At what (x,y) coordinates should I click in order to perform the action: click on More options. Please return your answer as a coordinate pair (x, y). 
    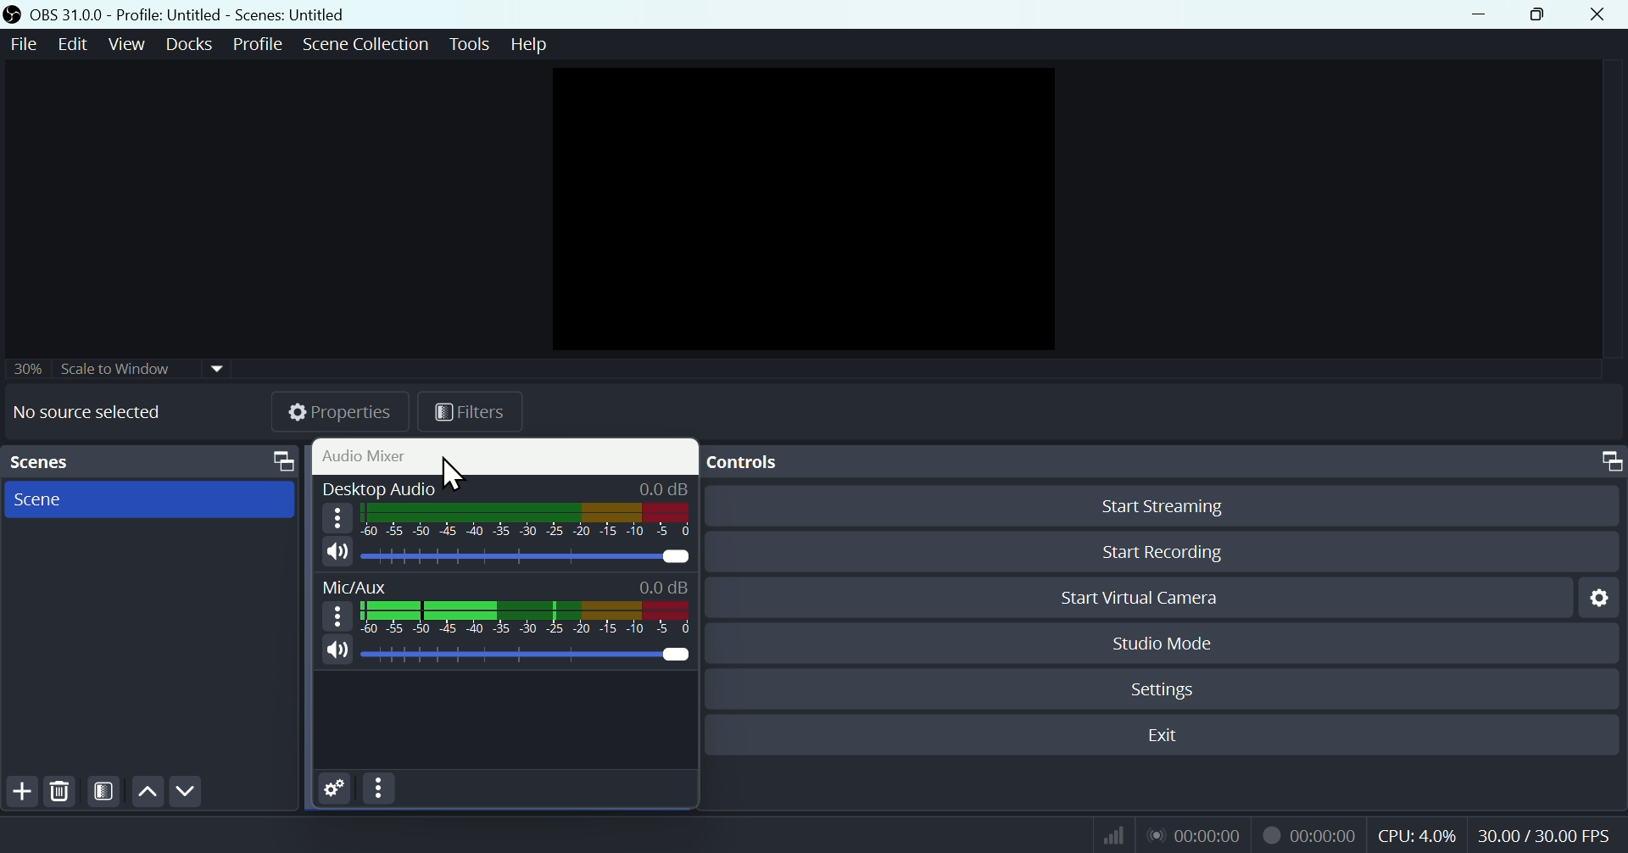
    Looking at the image, I should click on (337, 615).